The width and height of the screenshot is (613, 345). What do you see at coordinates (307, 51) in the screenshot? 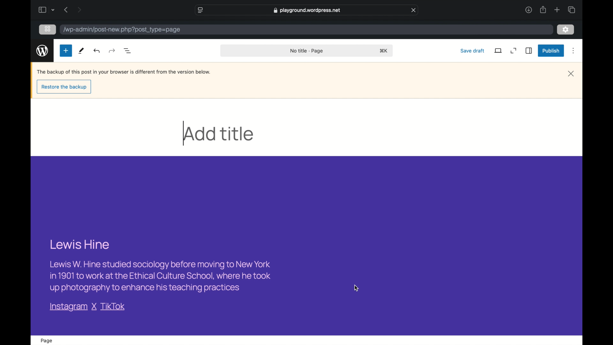
I see `no title - page` at bounding box center [307, 51].